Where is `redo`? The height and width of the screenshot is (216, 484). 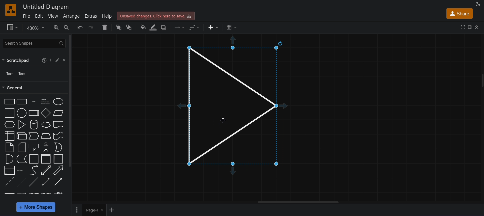
redo is located at coordinates (91, 27).